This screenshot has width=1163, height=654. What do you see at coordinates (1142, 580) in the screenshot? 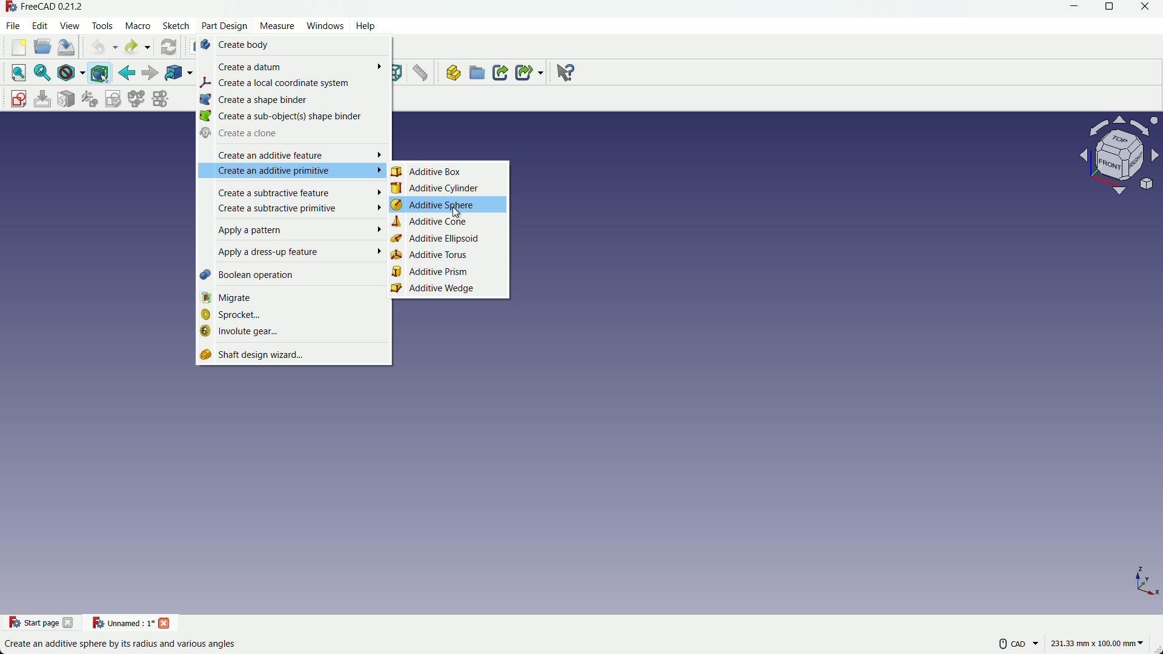
I see `z, y, x axis` at bounding box center [1142, 580].